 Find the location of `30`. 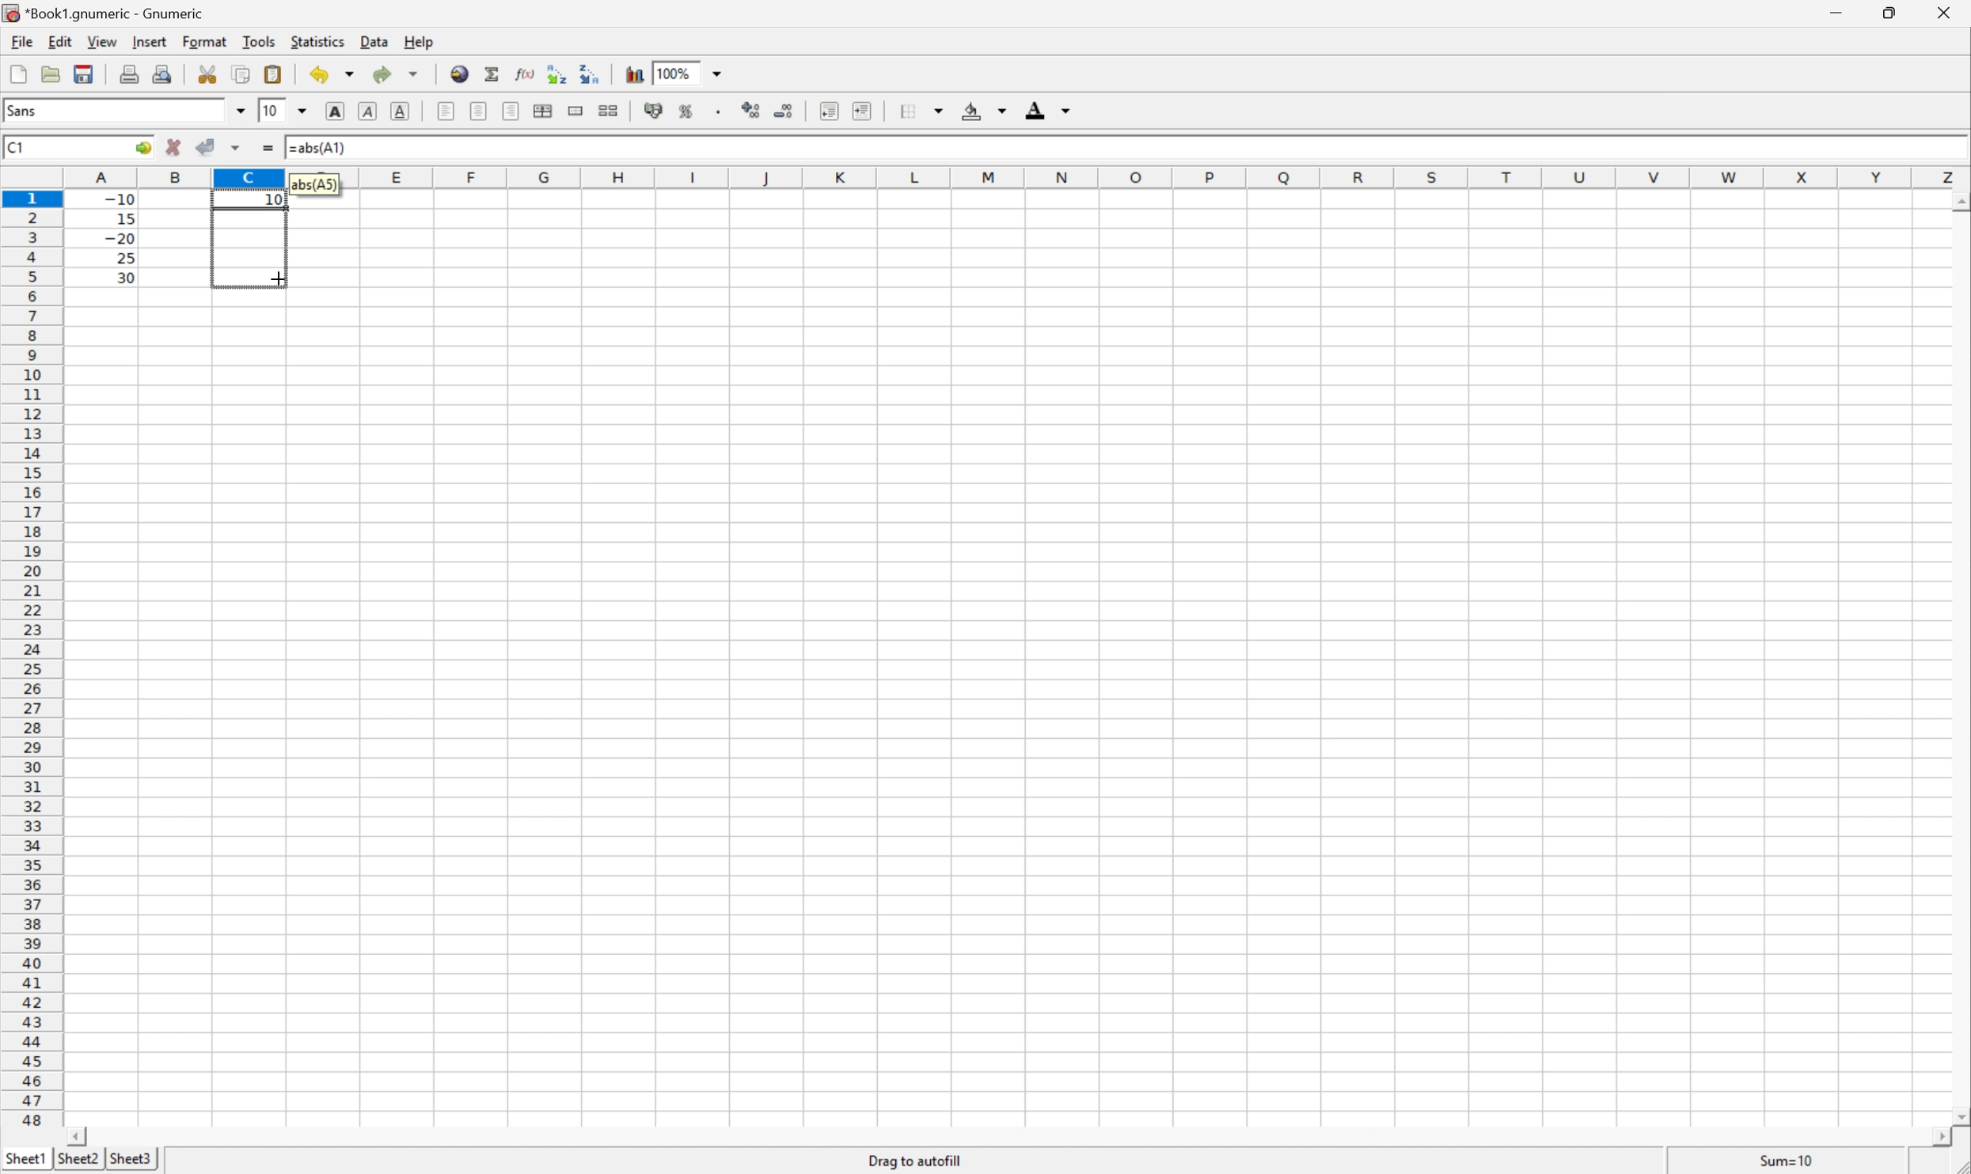

30 is located at coordinates (121, 277).